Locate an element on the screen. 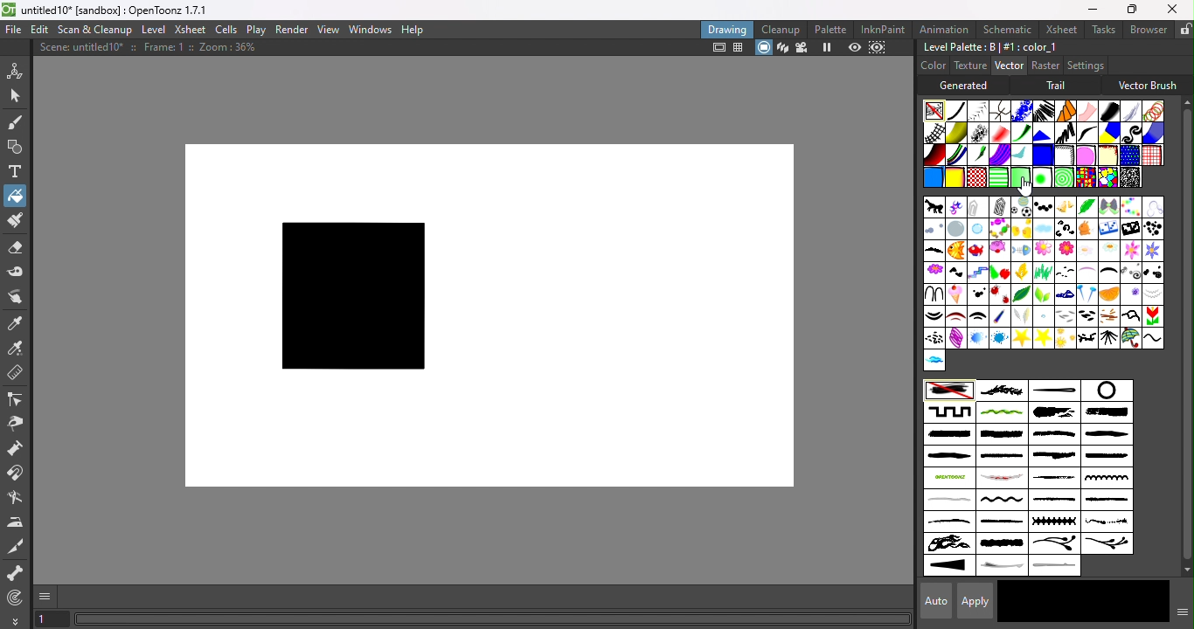  Linear gradient is located at coordinates (1020, 176).